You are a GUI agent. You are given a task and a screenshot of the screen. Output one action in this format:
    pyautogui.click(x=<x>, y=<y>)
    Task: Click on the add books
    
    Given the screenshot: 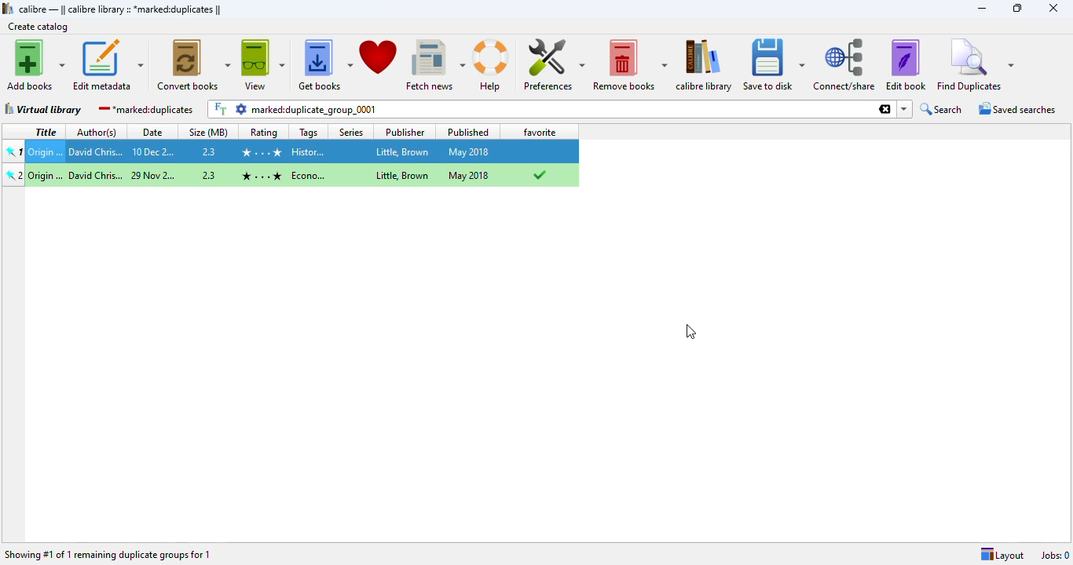 What is the action you would take?
    pyautogui.click(x=36, y=64)
    